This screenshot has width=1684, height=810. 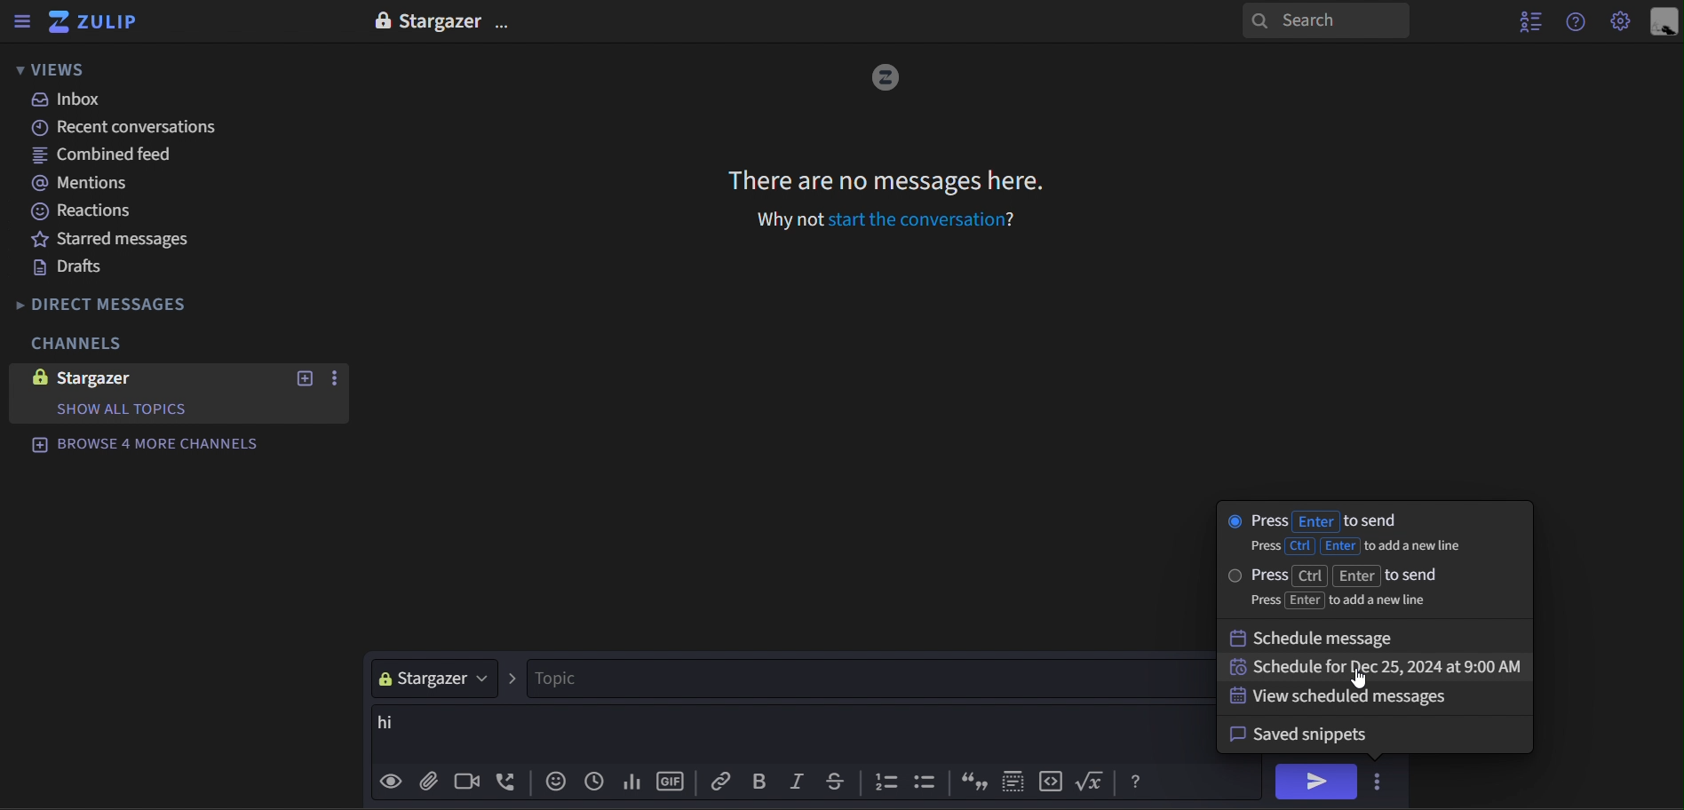 I want to click on new topic, so click(x=302, y=381).